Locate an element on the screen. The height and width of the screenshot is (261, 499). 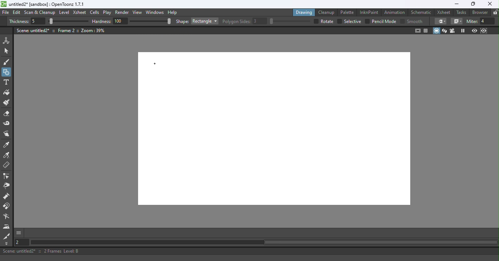
over all is located at coordinates (328, 21).